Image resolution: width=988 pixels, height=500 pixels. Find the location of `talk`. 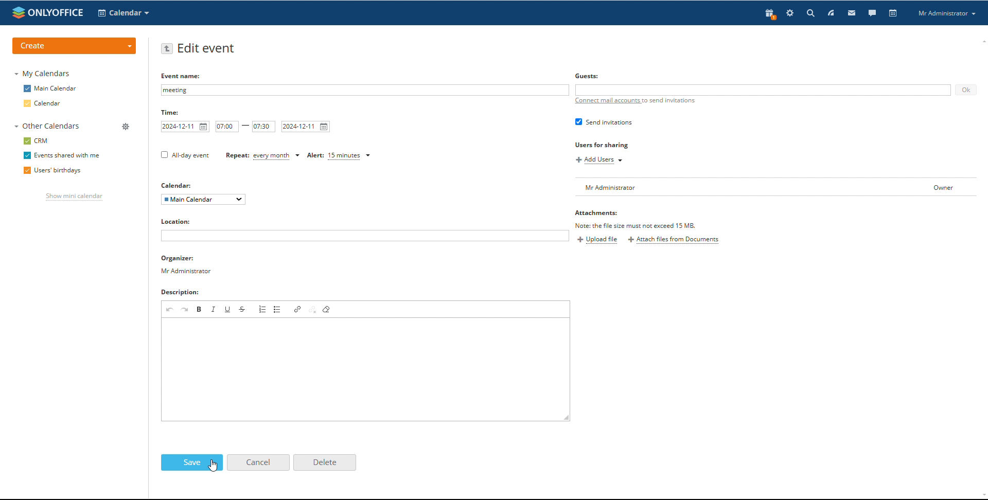

talk is located at coordinates (872, 13).